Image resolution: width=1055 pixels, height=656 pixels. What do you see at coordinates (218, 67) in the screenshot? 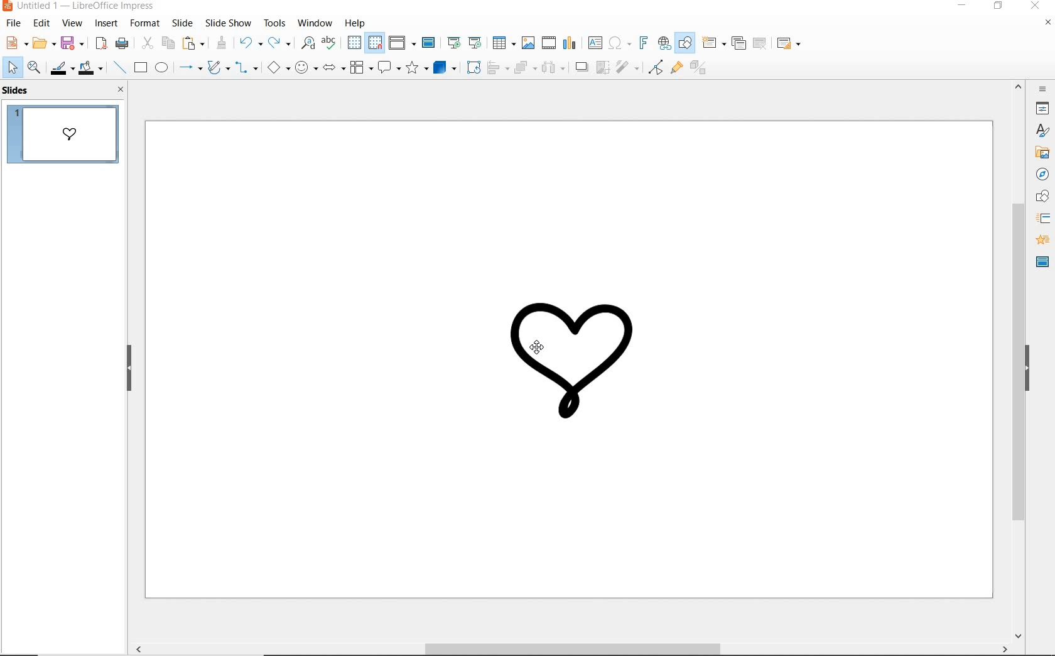
I see `curves & polygons` at bounding box center [218, 67].